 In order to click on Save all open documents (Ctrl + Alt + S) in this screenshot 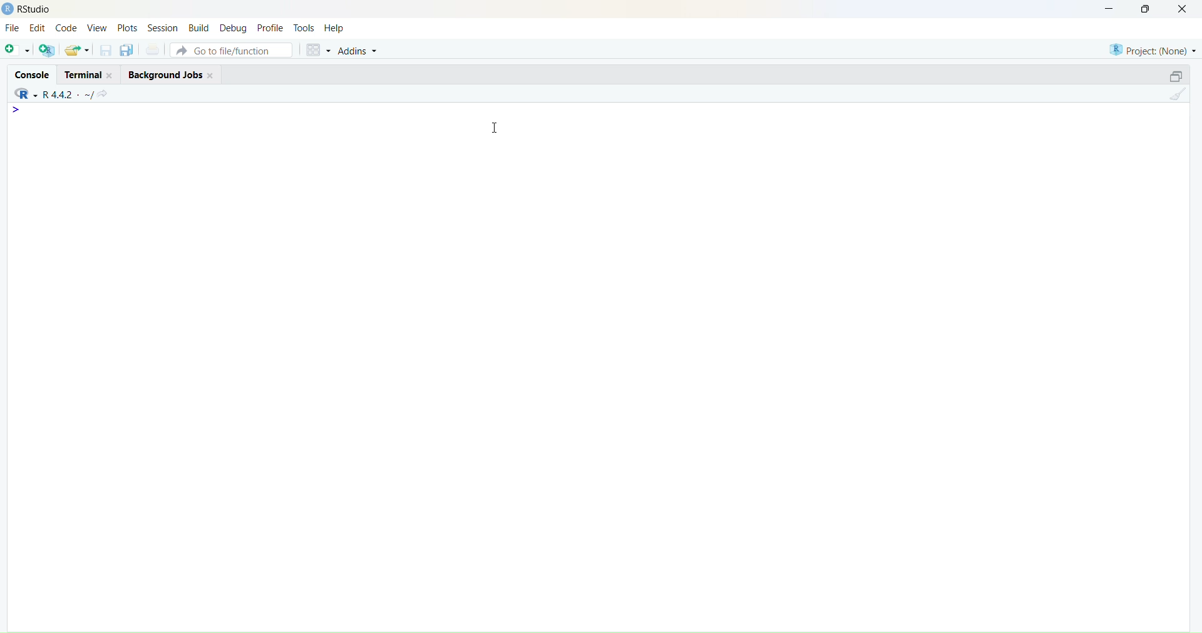, I will do `click(127, 51)`.